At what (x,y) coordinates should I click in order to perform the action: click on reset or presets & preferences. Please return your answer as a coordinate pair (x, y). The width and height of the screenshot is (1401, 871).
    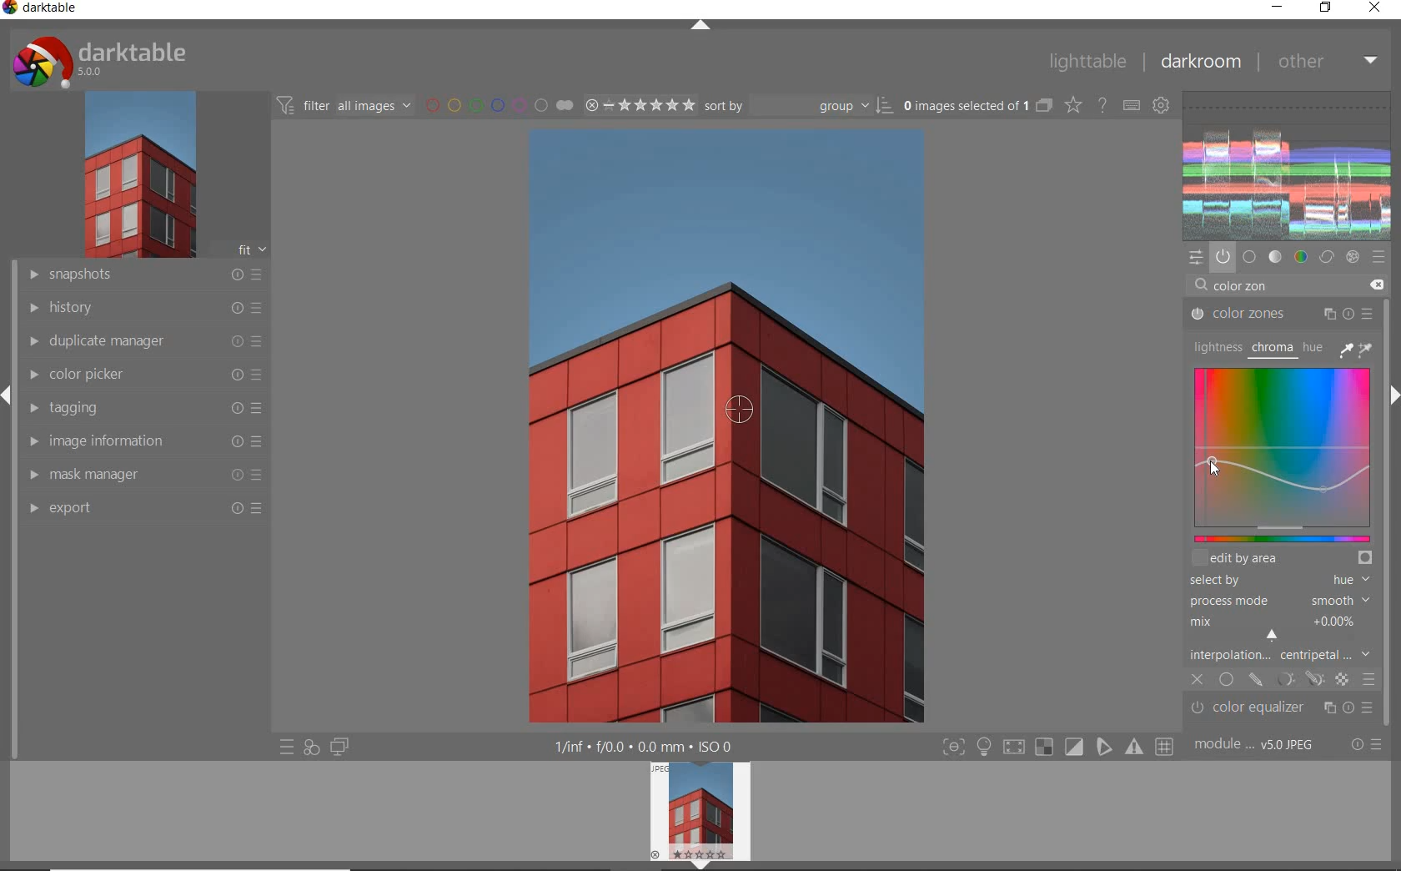
    Looking at the image, I should click on (1366, 746).